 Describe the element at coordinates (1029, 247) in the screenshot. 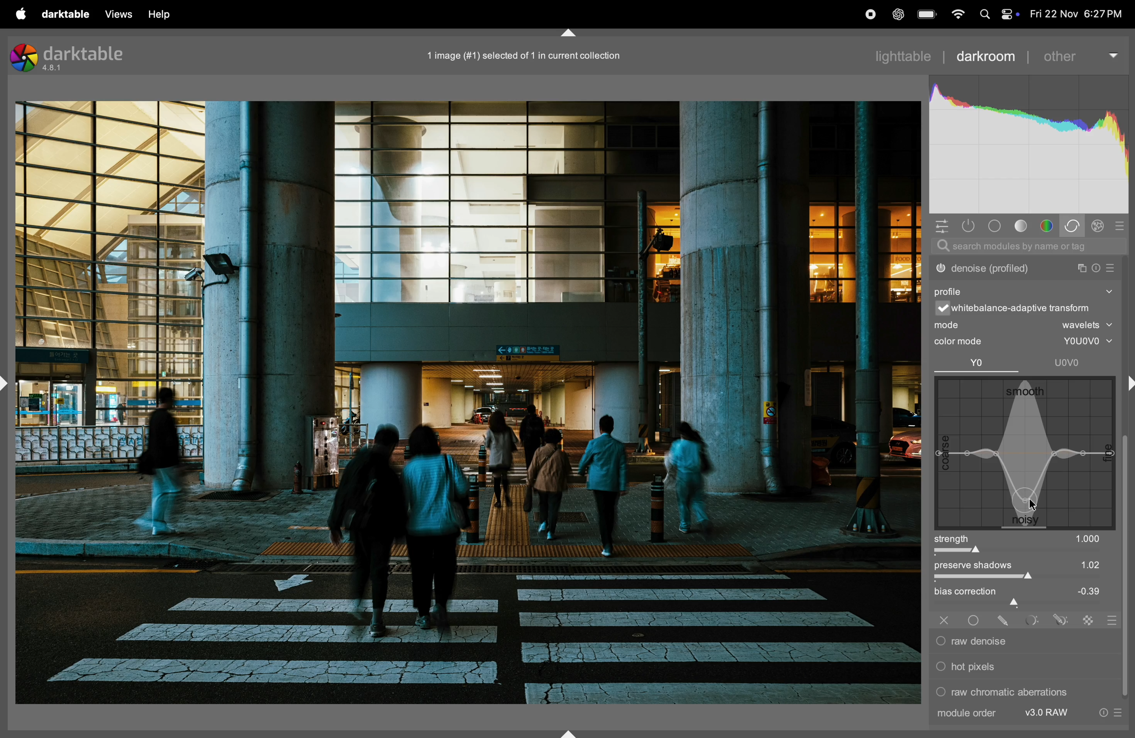

I see `searchbar` at that location.